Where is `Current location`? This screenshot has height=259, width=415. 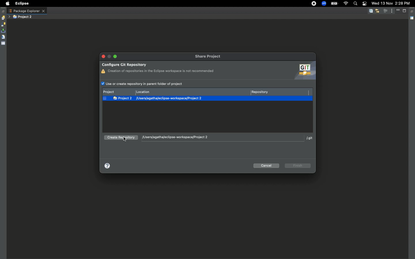 Current location is located at coordinates (193, 92).